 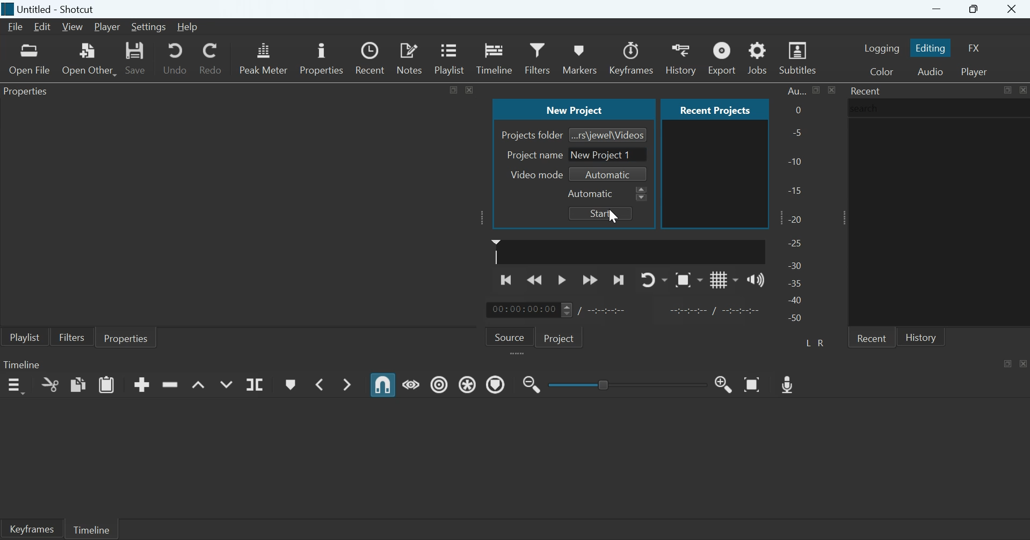 I want to click on Paste, so click(x=107, y=384).